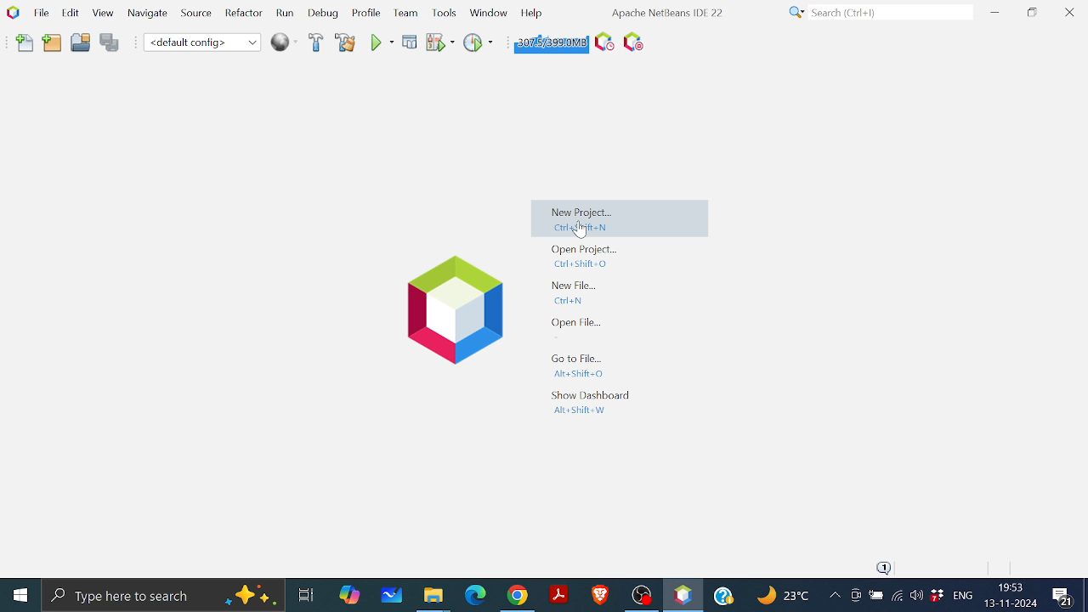  I want to click on Microsoft edge, so click(473, 595).